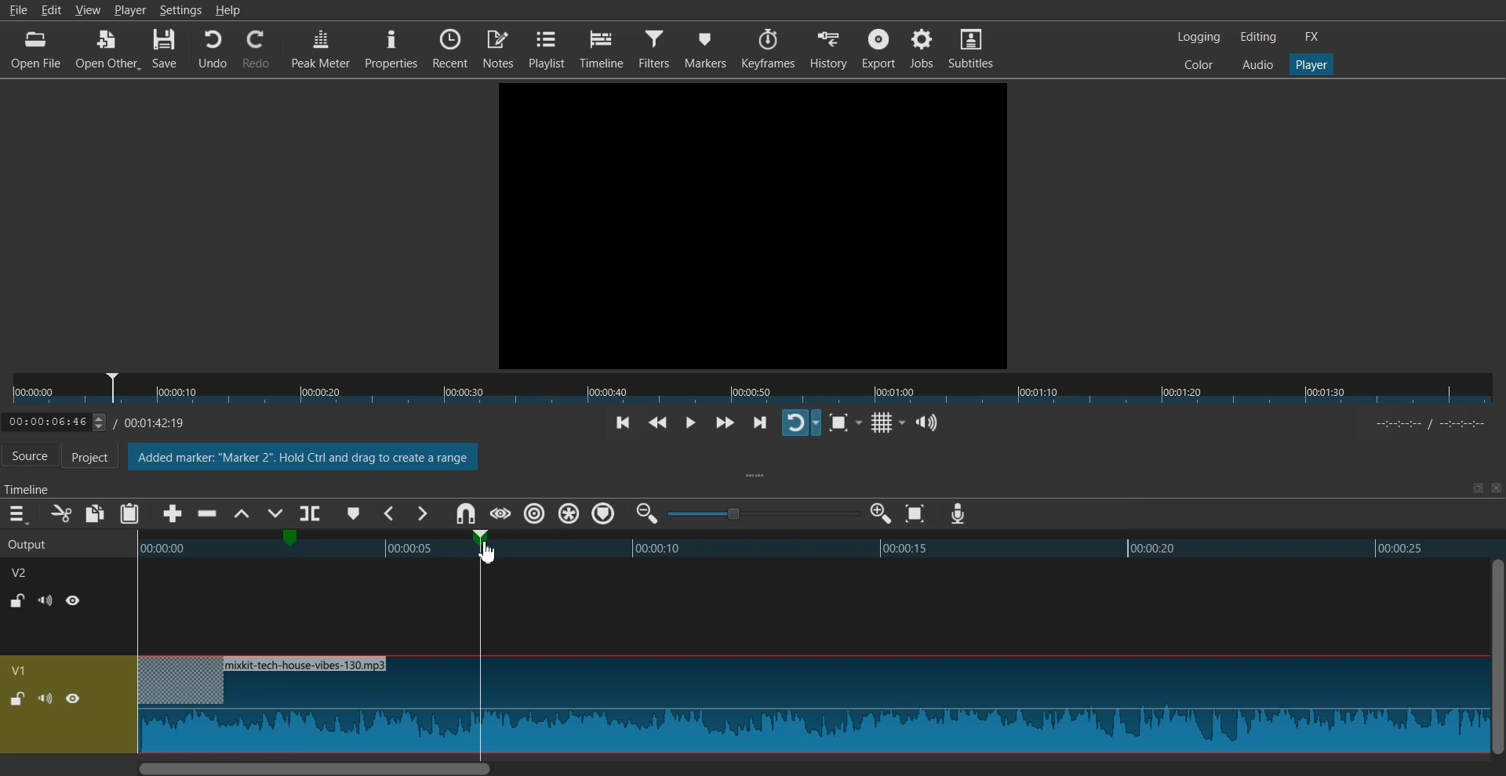 The height and width of the screenshot is (776, 1506). I want to click on Notes, so click(498, 47).